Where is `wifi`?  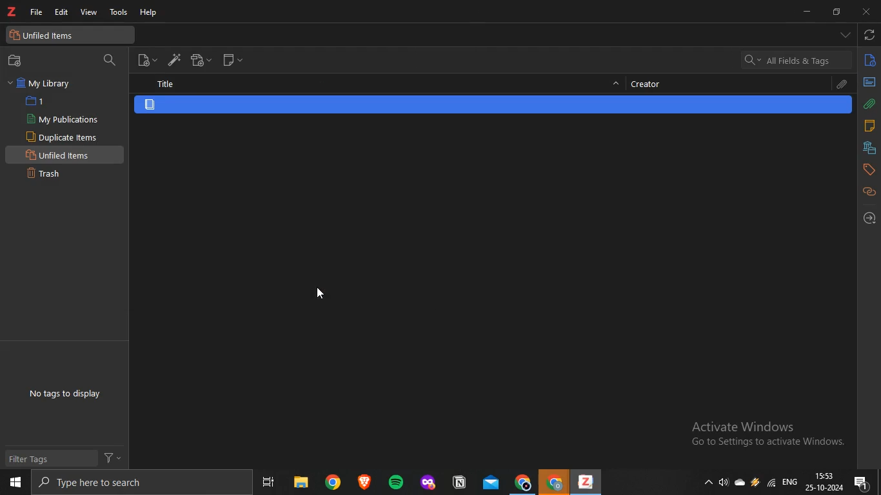
wifi is located at coordinates (771, 482).